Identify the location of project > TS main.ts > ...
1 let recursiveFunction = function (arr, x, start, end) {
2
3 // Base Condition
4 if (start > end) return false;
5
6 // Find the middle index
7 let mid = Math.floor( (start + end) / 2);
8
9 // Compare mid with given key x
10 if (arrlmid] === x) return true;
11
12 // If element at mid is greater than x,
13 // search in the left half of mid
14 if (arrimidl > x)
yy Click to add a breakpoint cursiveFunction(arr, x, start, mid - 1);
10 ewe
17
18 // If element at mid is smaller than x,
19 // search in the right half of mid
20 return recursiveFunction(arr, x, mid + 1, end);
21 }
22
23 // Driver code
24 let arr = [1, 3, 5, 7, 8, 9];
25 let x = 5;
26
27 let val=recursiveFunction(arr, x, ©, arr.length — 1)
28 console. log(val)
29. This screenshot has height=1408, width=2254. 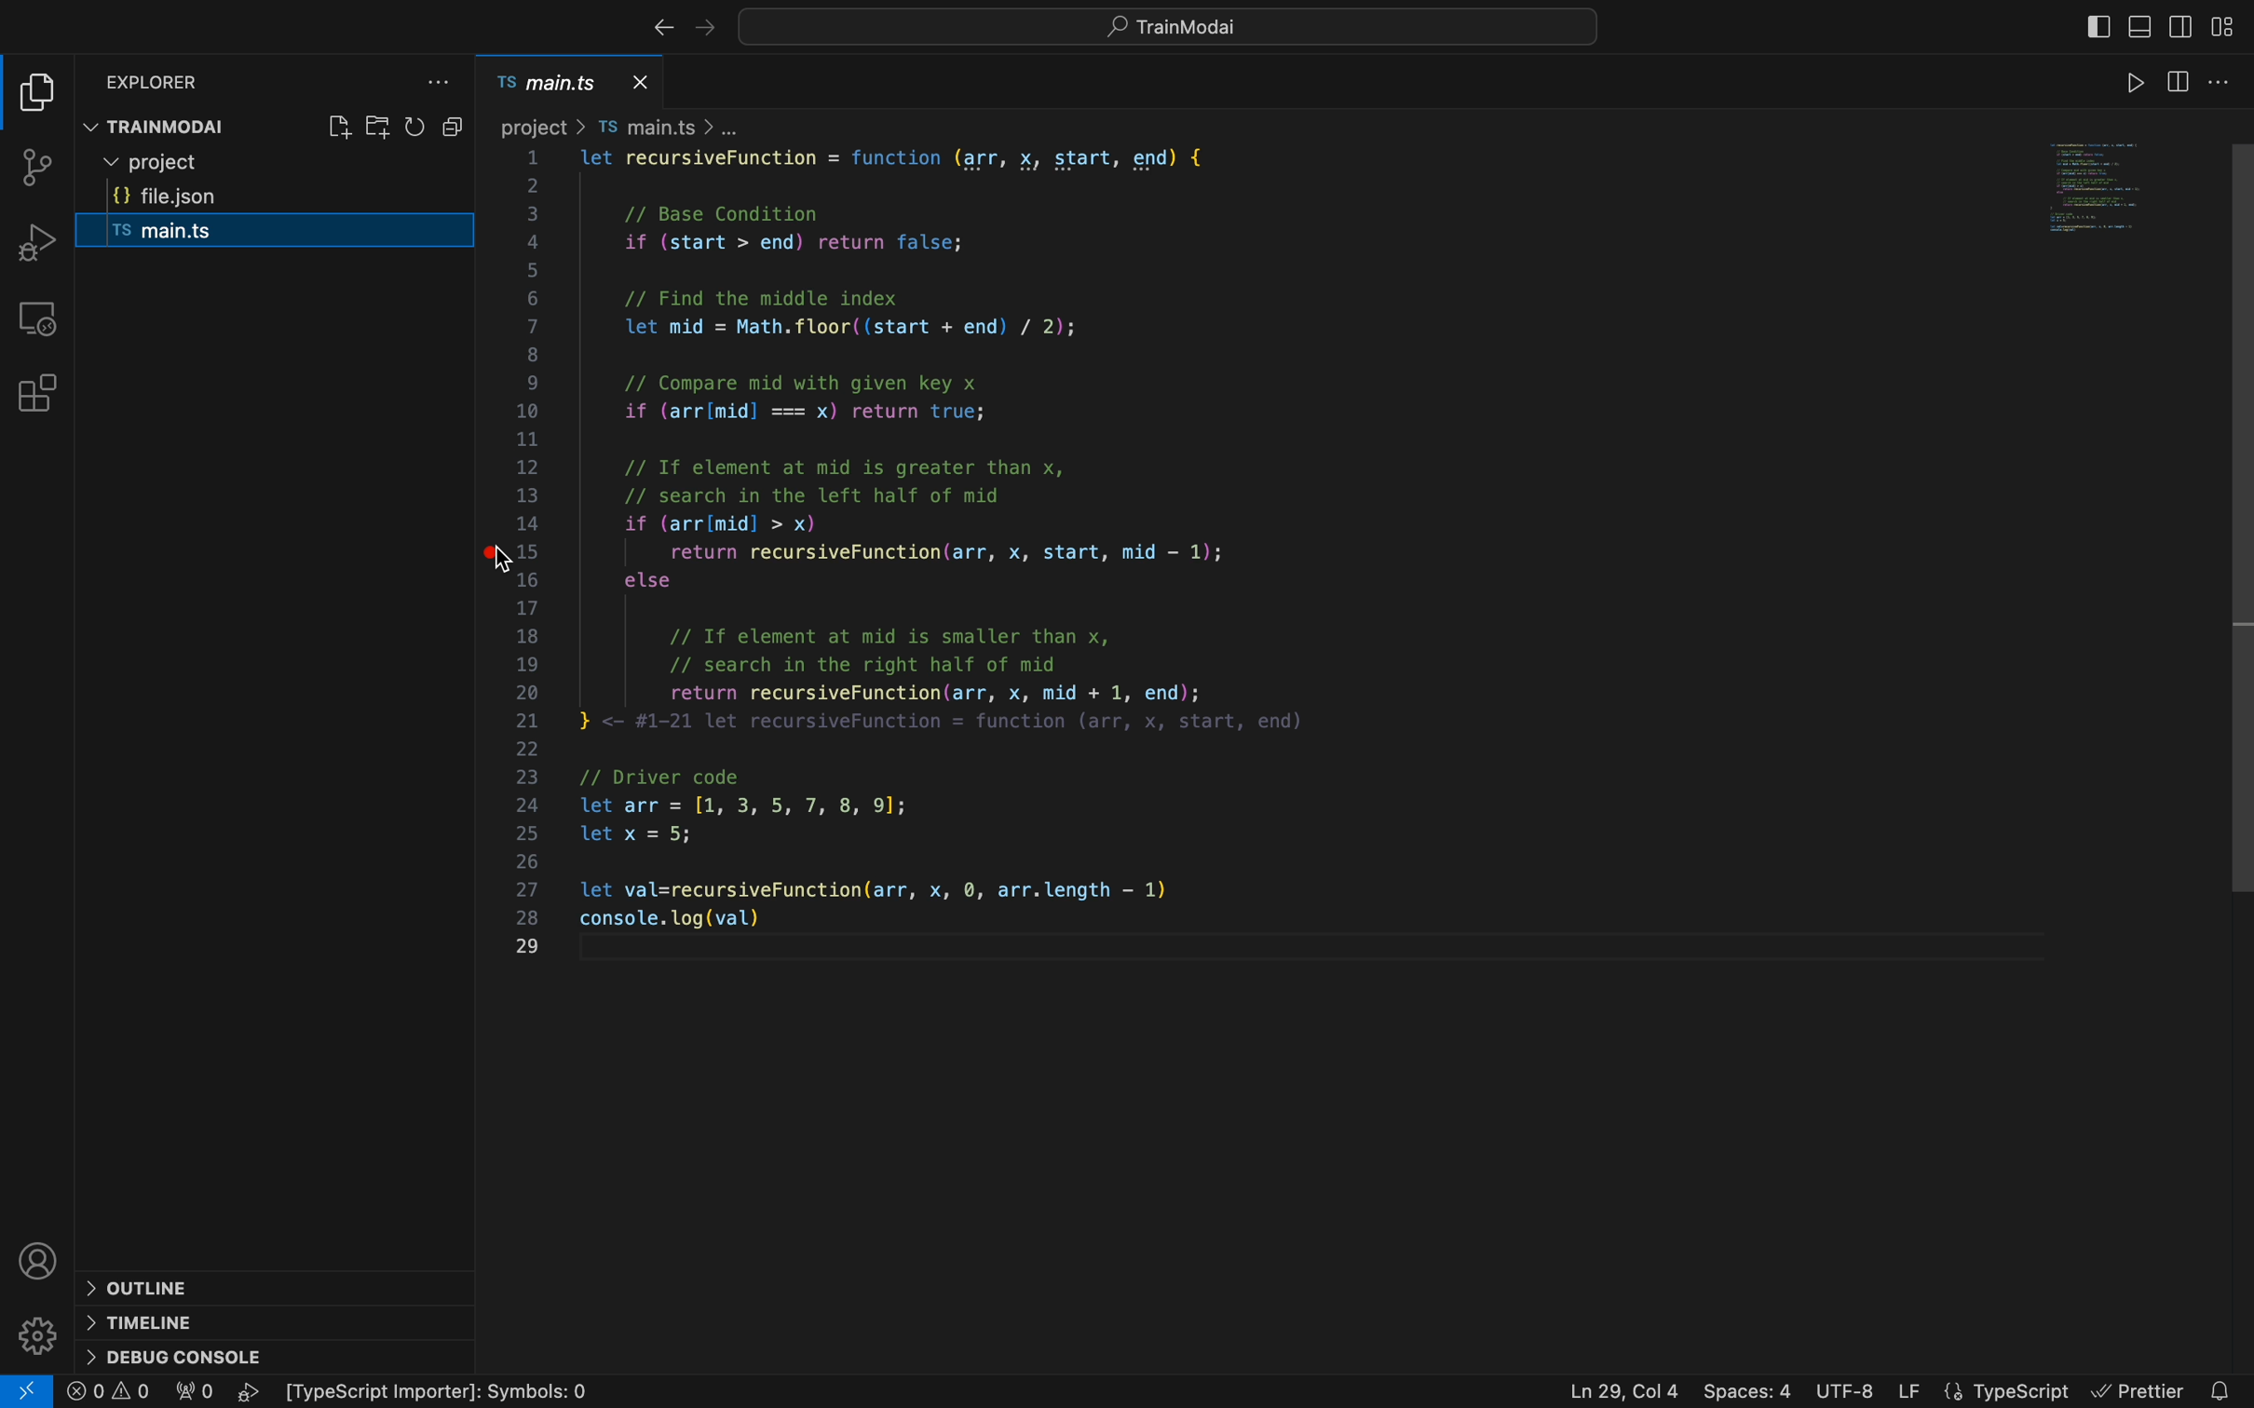
(1124, 545).